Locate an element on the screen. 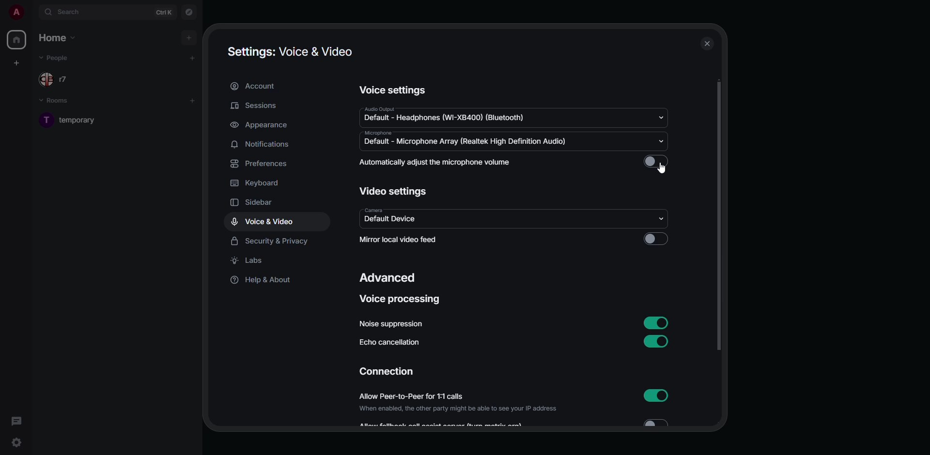 The image size is (930, 455). allow peer to peer for 1:1 calls is located at coordinates (458, 403).